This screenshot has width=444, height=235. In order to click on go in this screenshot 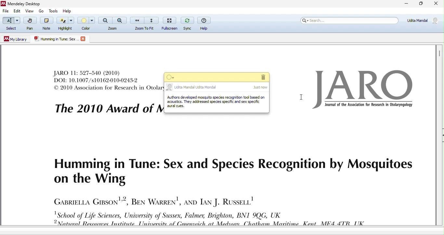, I will do `click(40, 11)`.